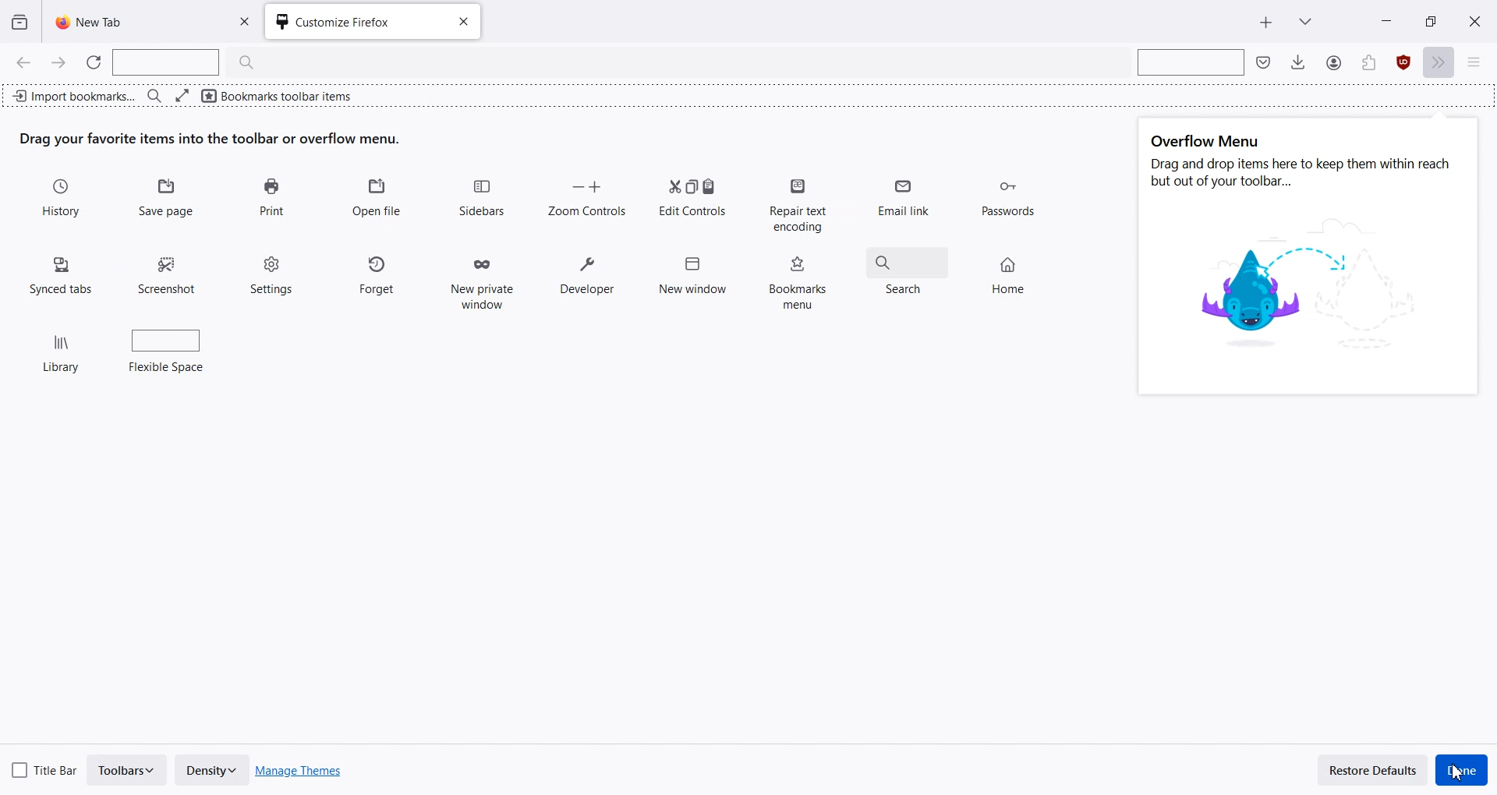  I want to click on Home, so click(1014, 268).